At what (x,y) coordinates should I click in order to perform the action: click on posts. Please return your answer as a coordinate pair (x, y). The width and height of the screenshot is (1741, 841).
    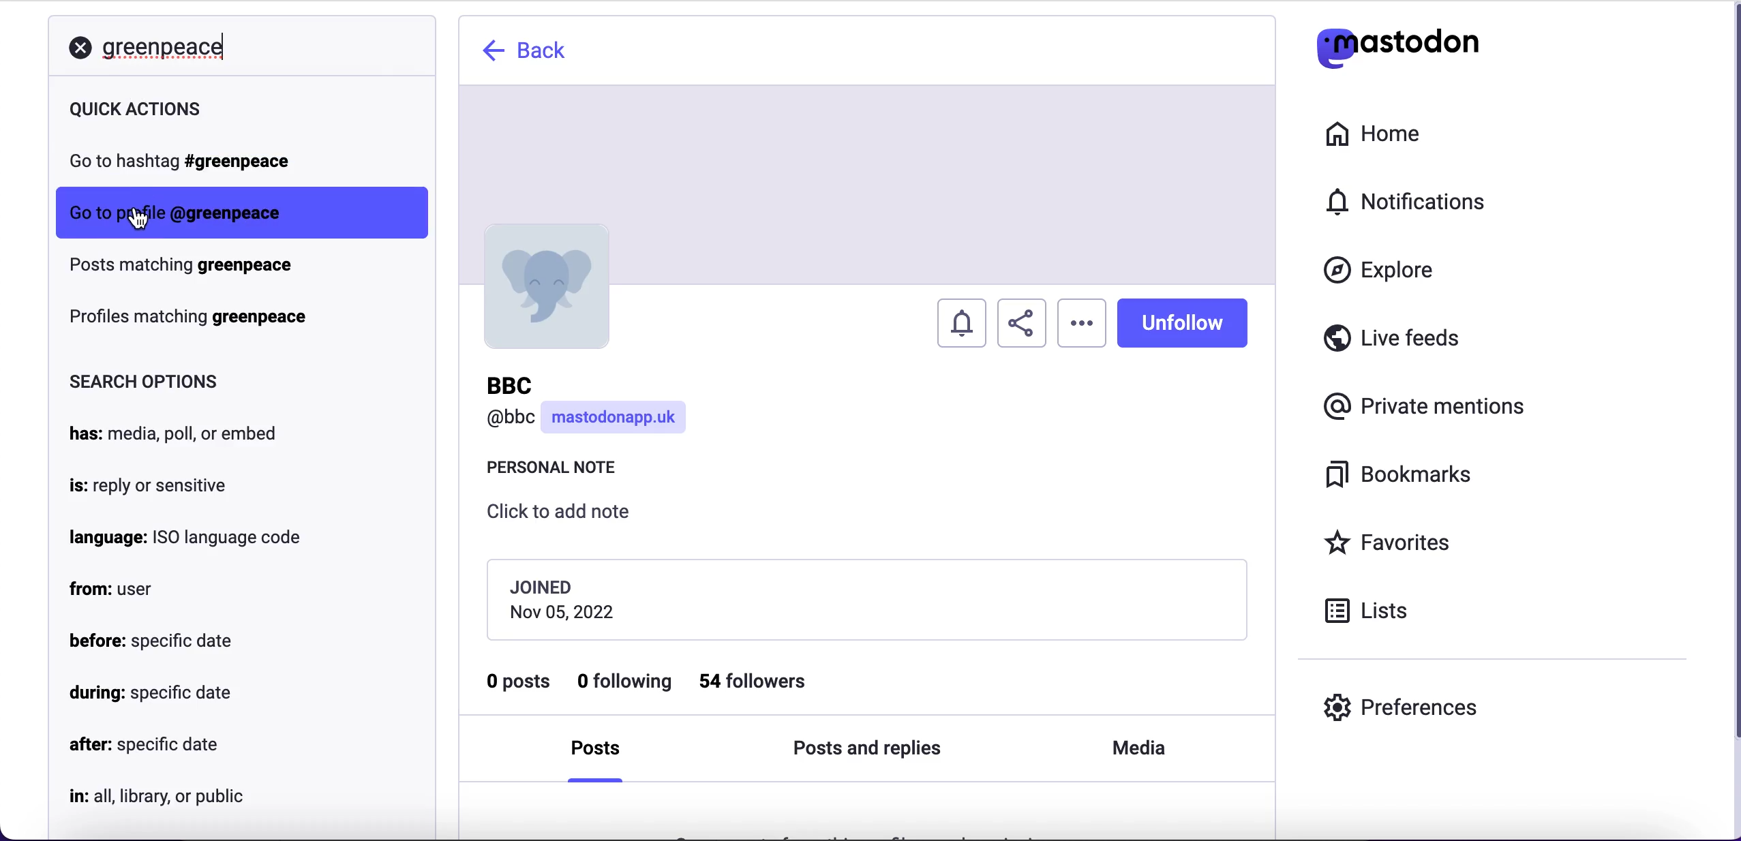
    Looking at the image, I should click on (601, 753).